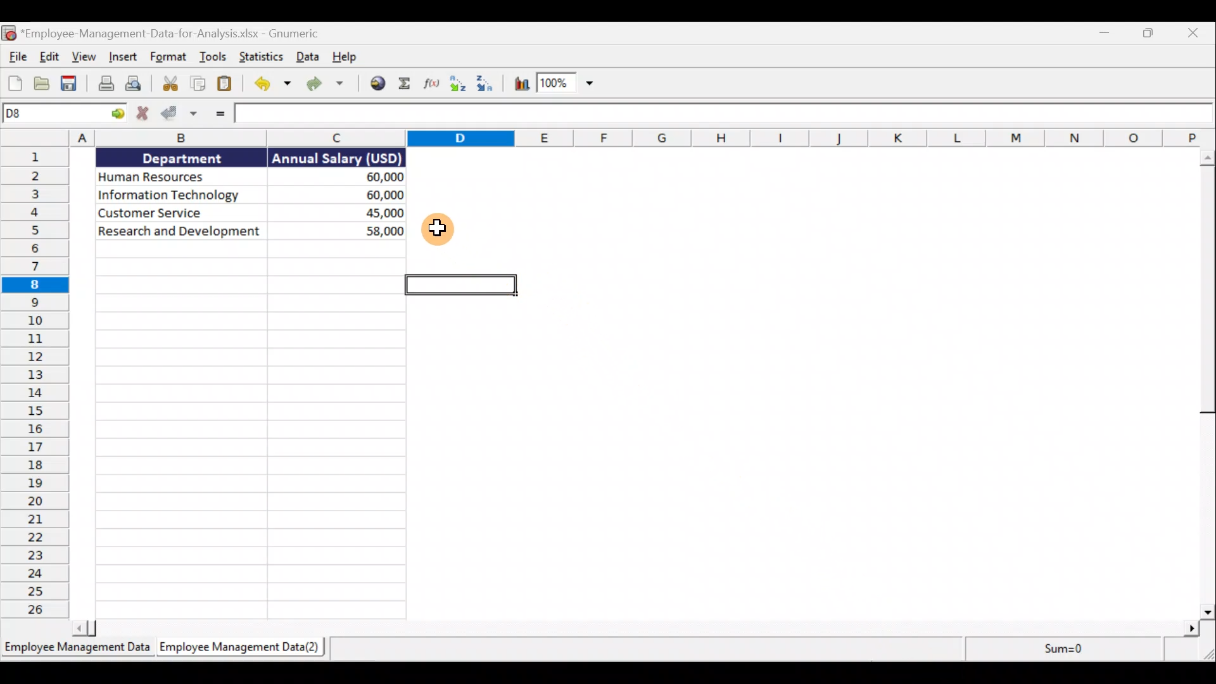  I want to click on File, so click(16, 56).